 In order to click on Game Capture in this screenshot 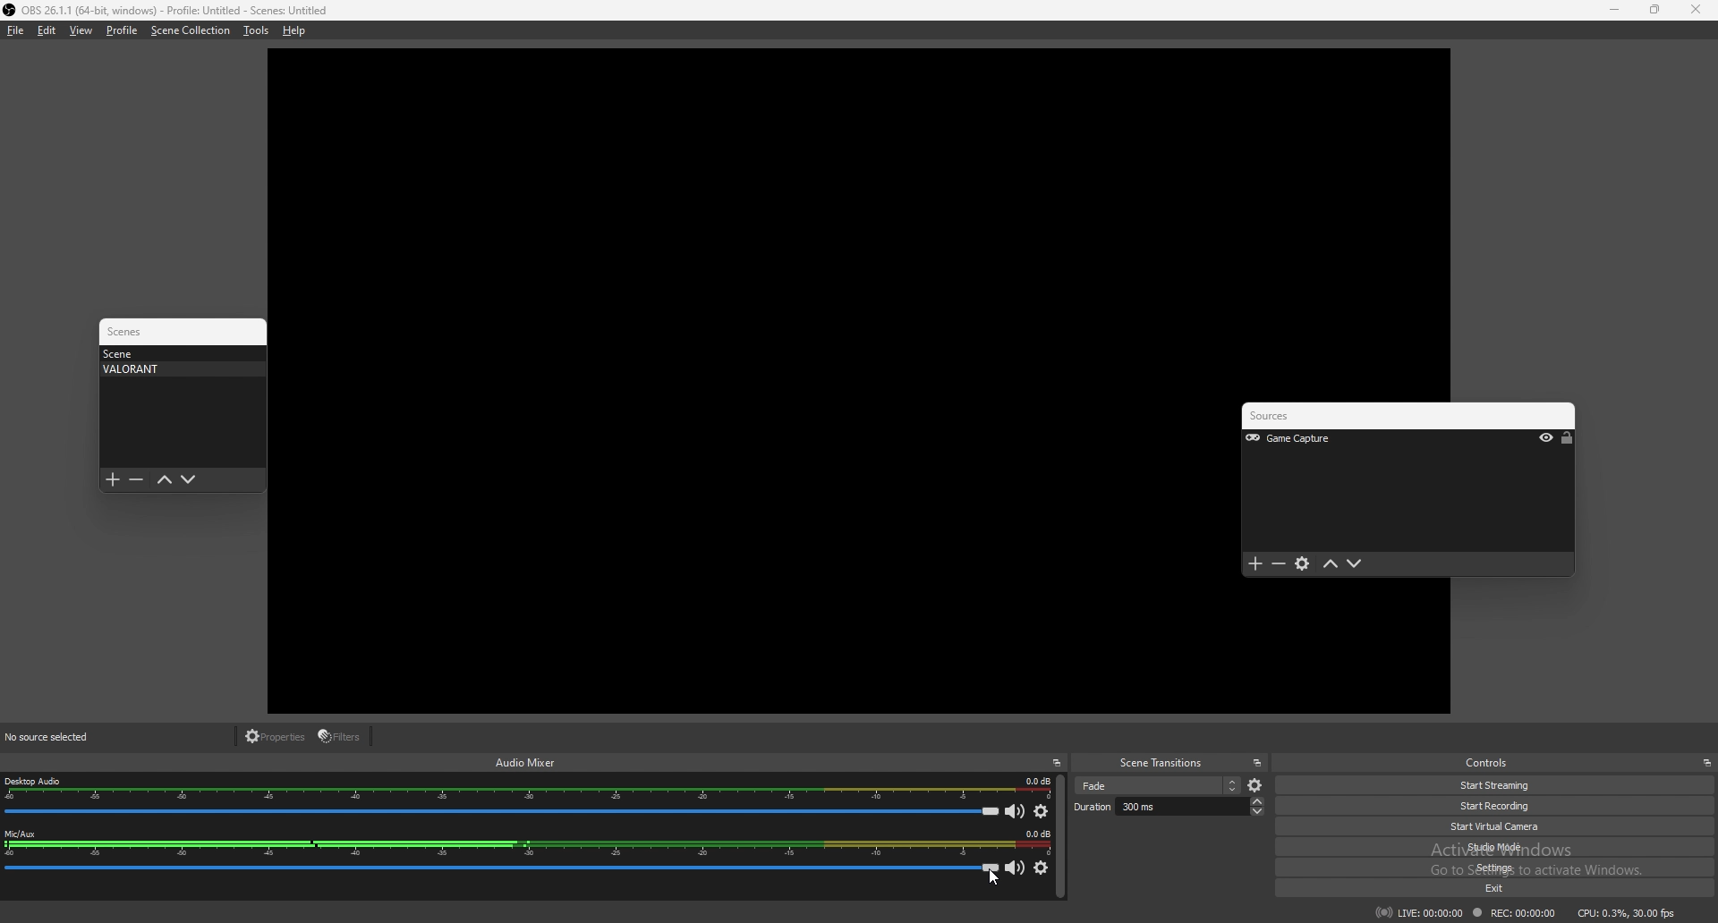, I will do `click(1313, 439)`.